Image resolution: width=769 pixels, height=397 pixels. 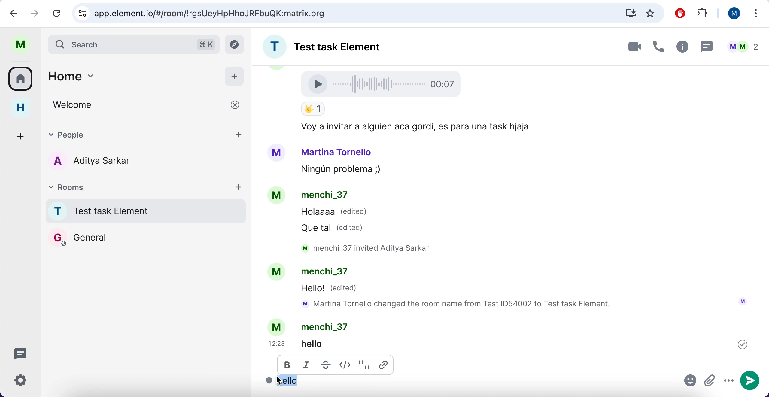 I want to click on Martina Tornello, so click(x=337, y=152).